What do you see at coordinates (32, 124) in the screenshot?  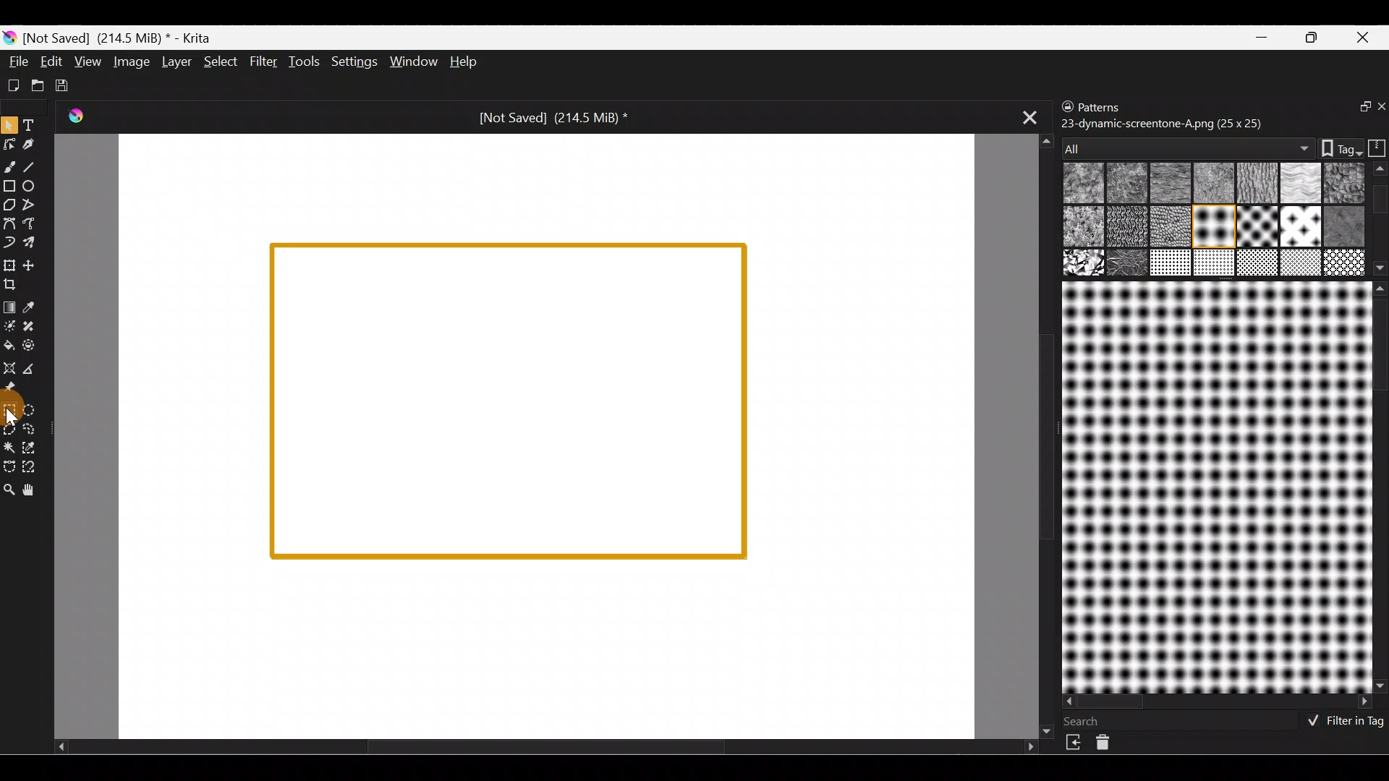 I see `Text tool` at bounding box center [32, 124].